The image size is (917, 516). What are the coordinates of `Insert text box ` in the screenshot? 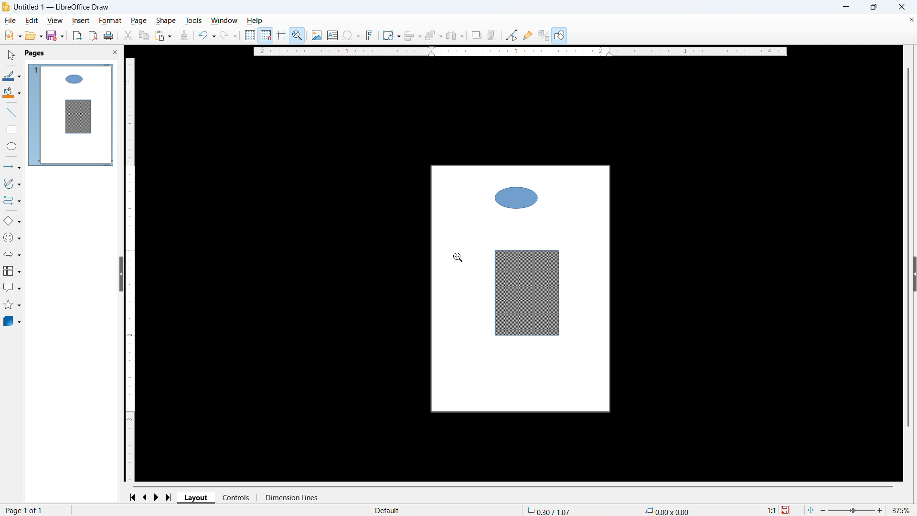 It's located at (332, 35).